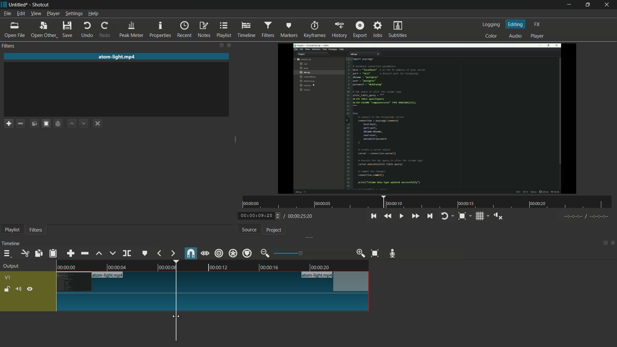  I want to click on open other, so click(44, 30).